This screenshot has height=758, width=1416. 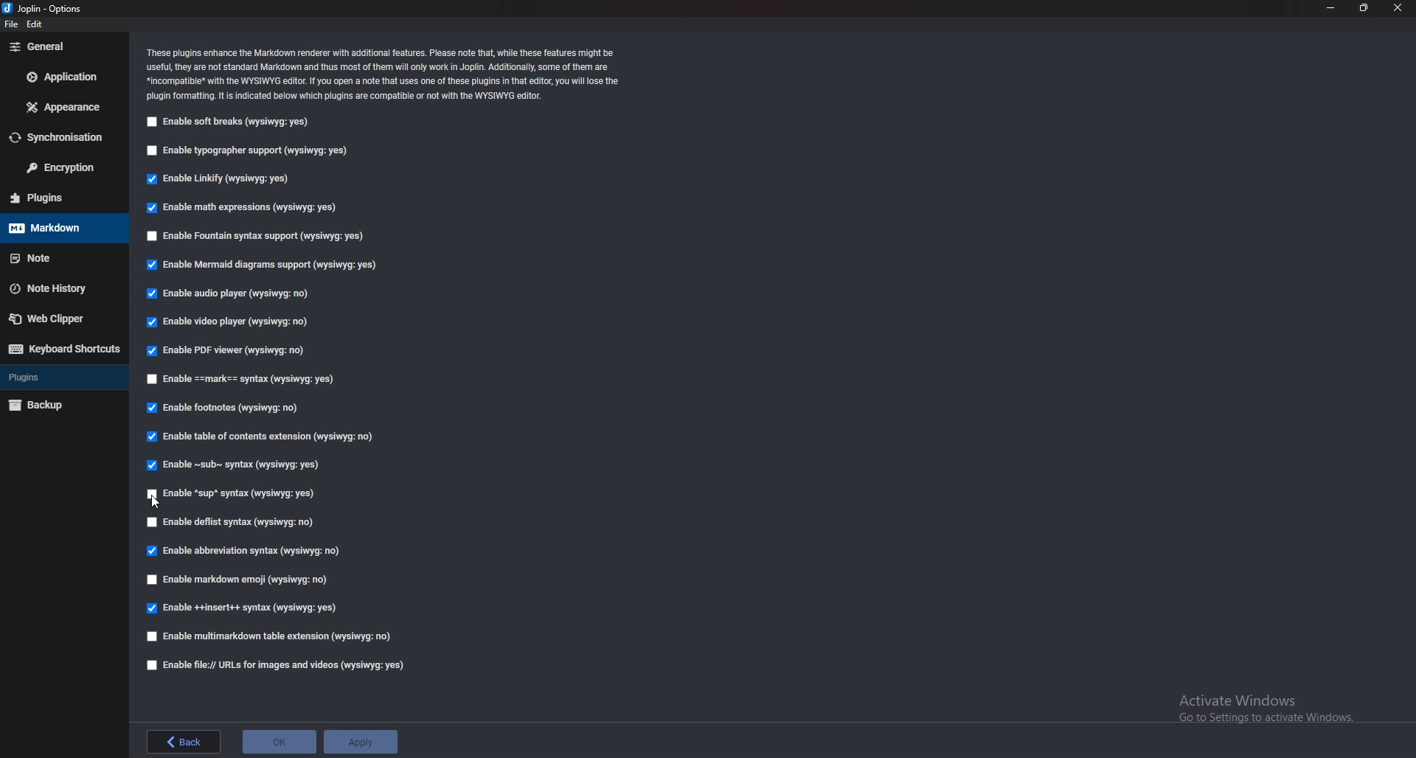 I want to click on file, so click(x=10, y=25).